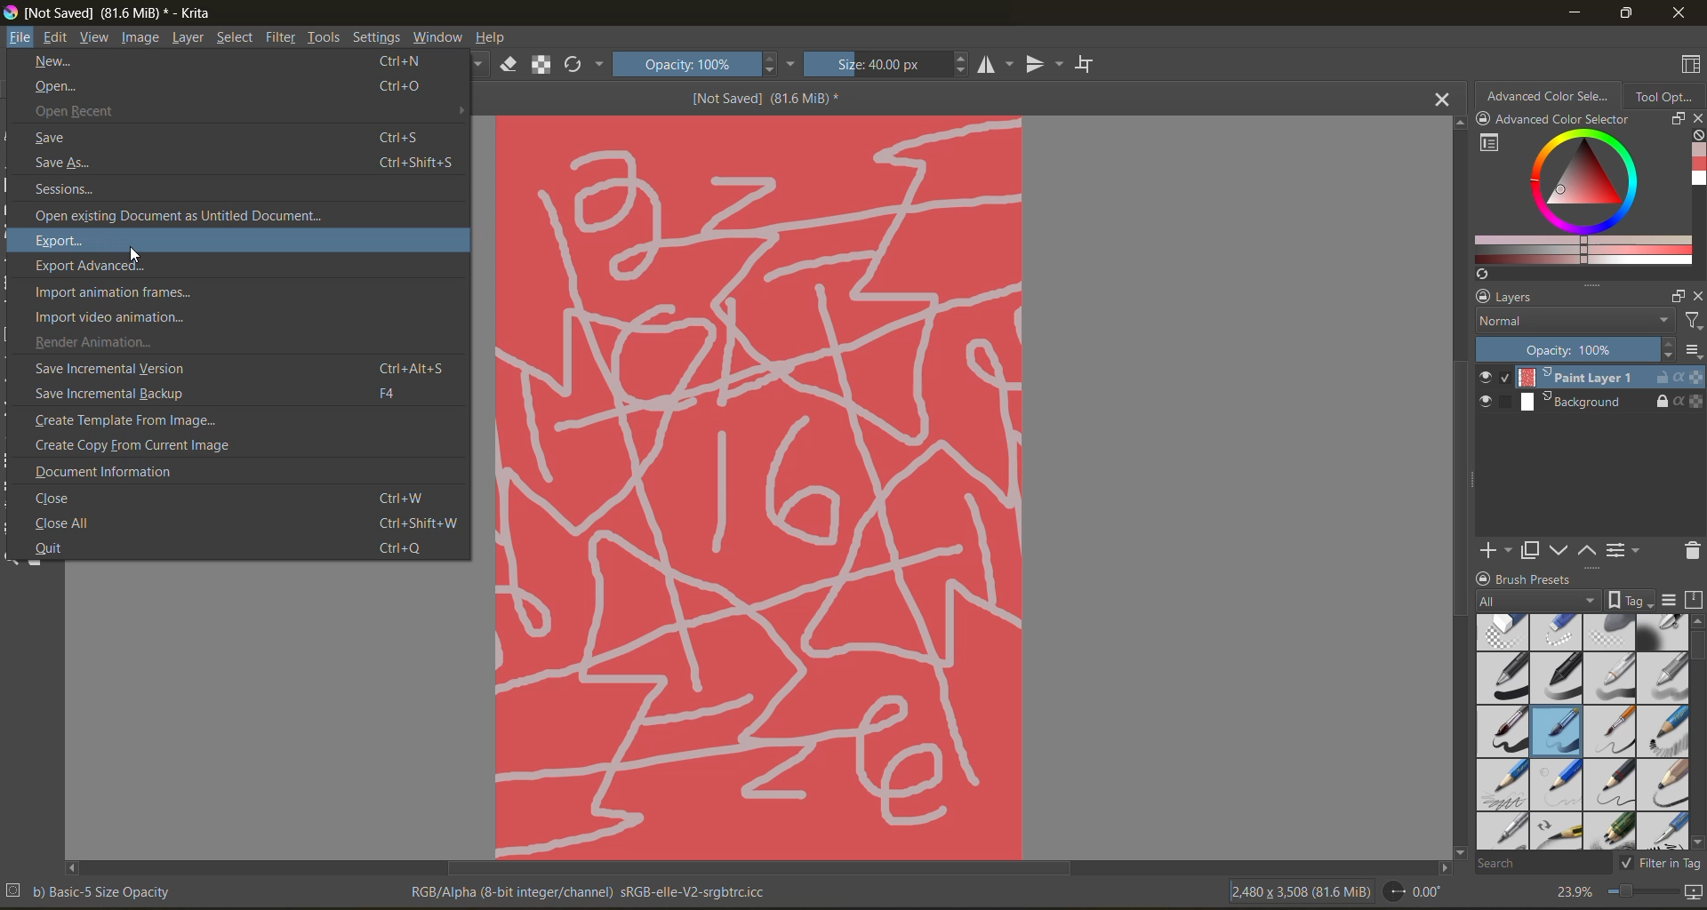 This screenshot has width=1707, height=910. Describe the element at coordinates (1543, 862) in the screenshot. I see `search` at that location.